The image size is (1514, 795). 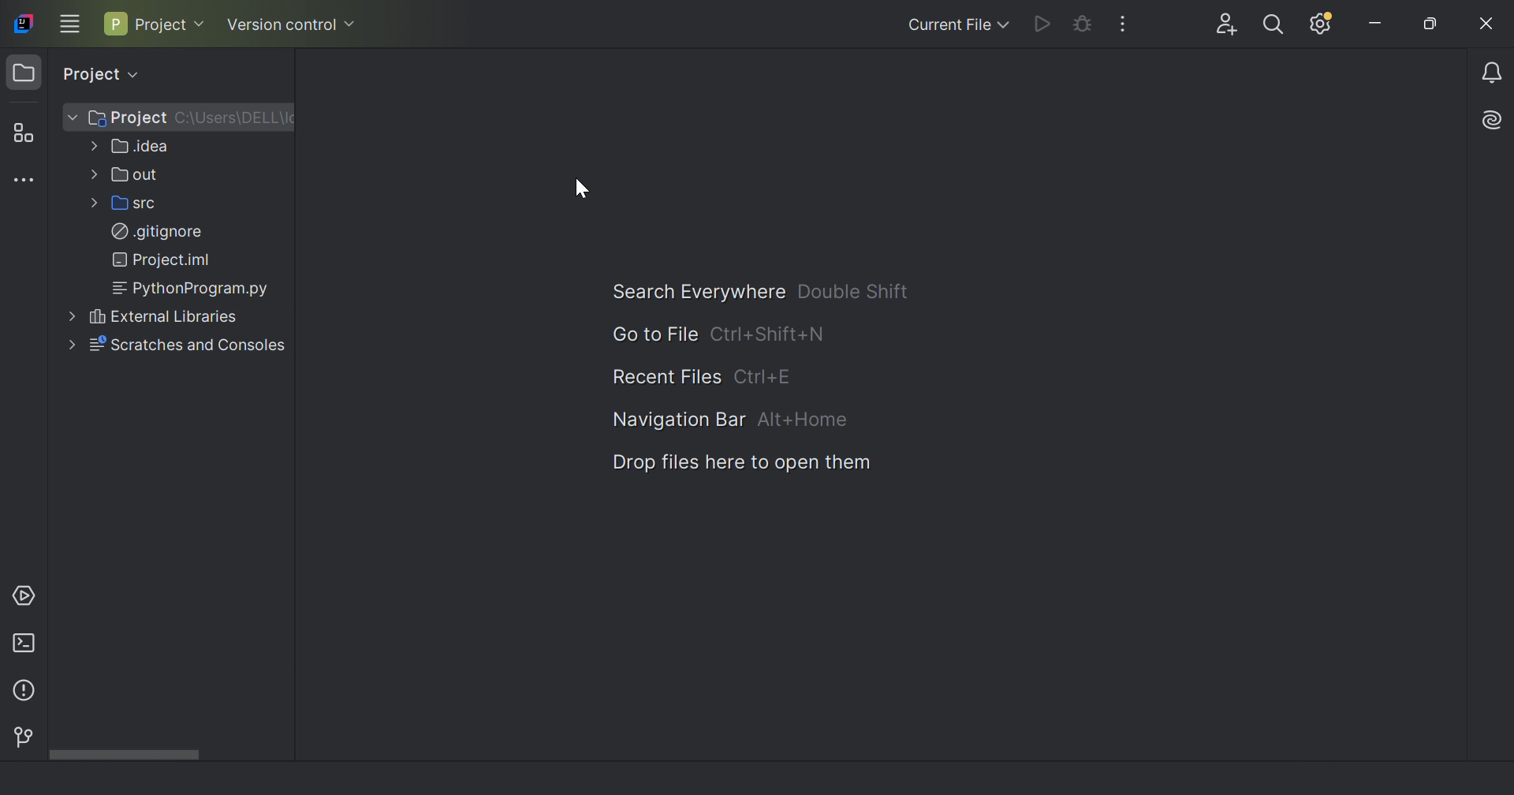 I want to click on Cursor, so click(x=582, y=188).